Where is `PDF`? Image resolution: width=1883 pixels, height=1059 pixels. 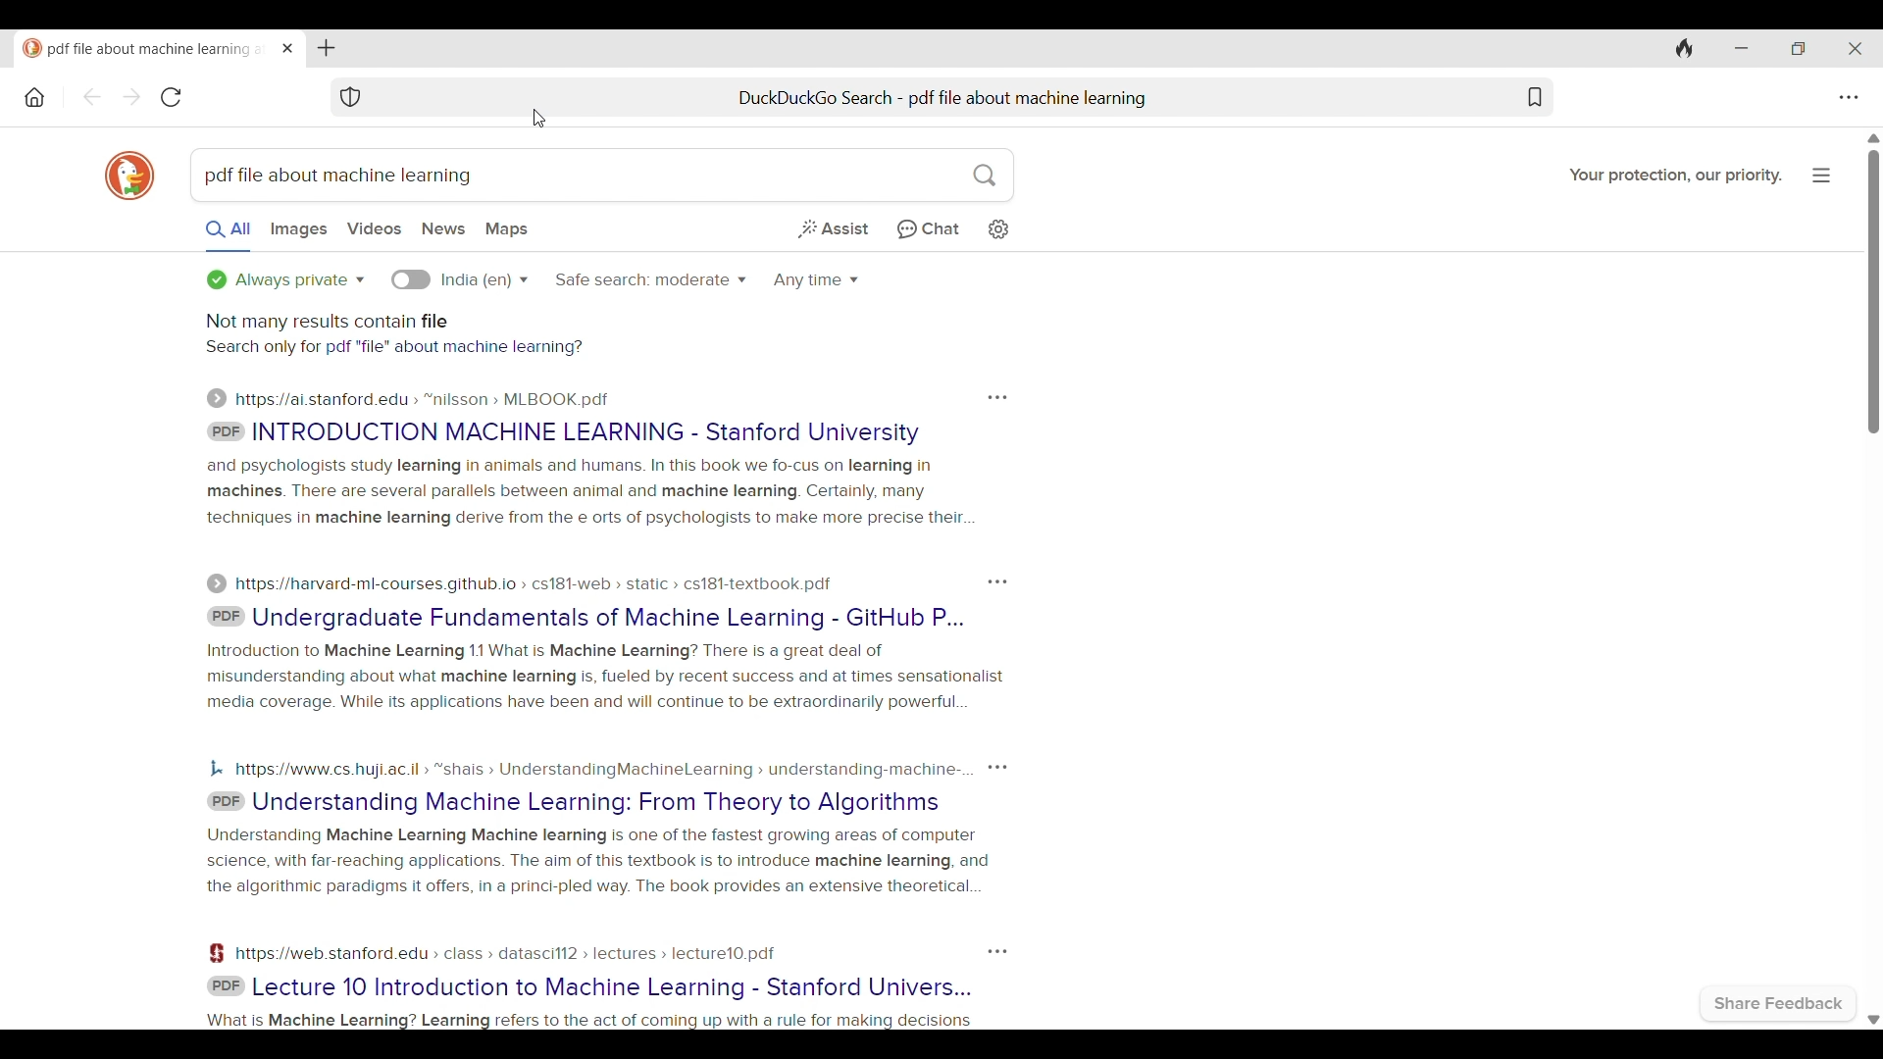 PDF is located at coordinates (227, 986).